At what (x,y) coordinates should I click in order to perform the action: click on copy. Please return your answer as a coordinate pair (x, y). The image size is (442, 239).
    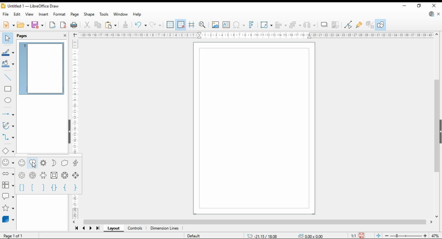
    Looking at the image, I should click on (98, 25).